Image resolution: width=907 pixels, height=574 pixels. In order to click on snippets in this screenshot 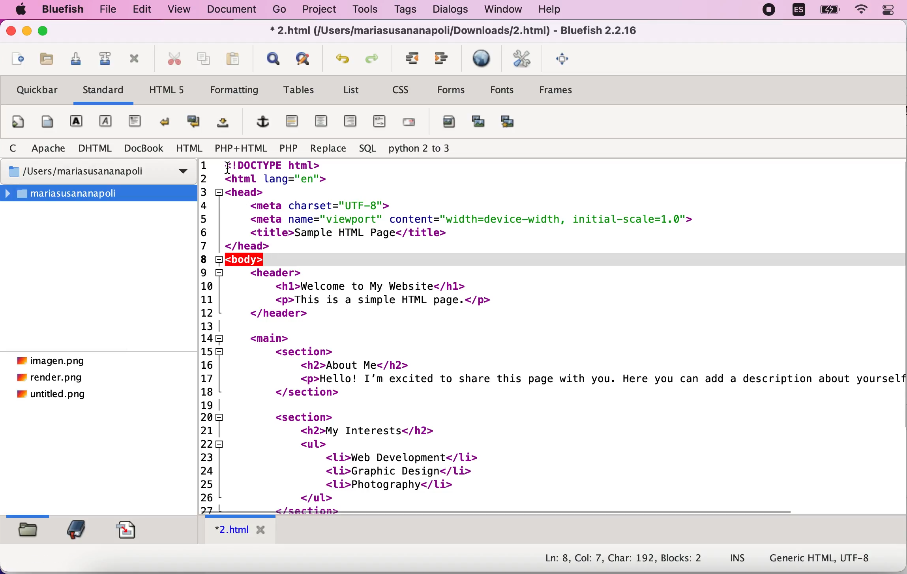, I will do `click(129, 531)`.